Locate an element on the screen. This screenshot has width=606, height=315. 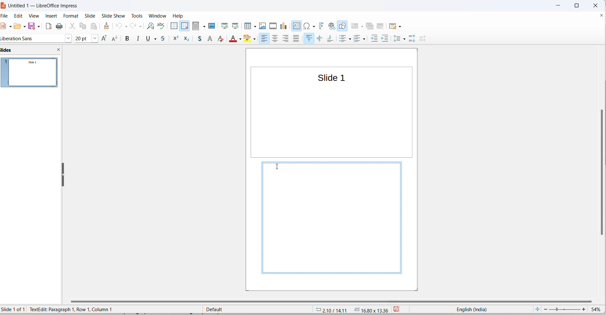
stars is located at coordinates (209, 38).